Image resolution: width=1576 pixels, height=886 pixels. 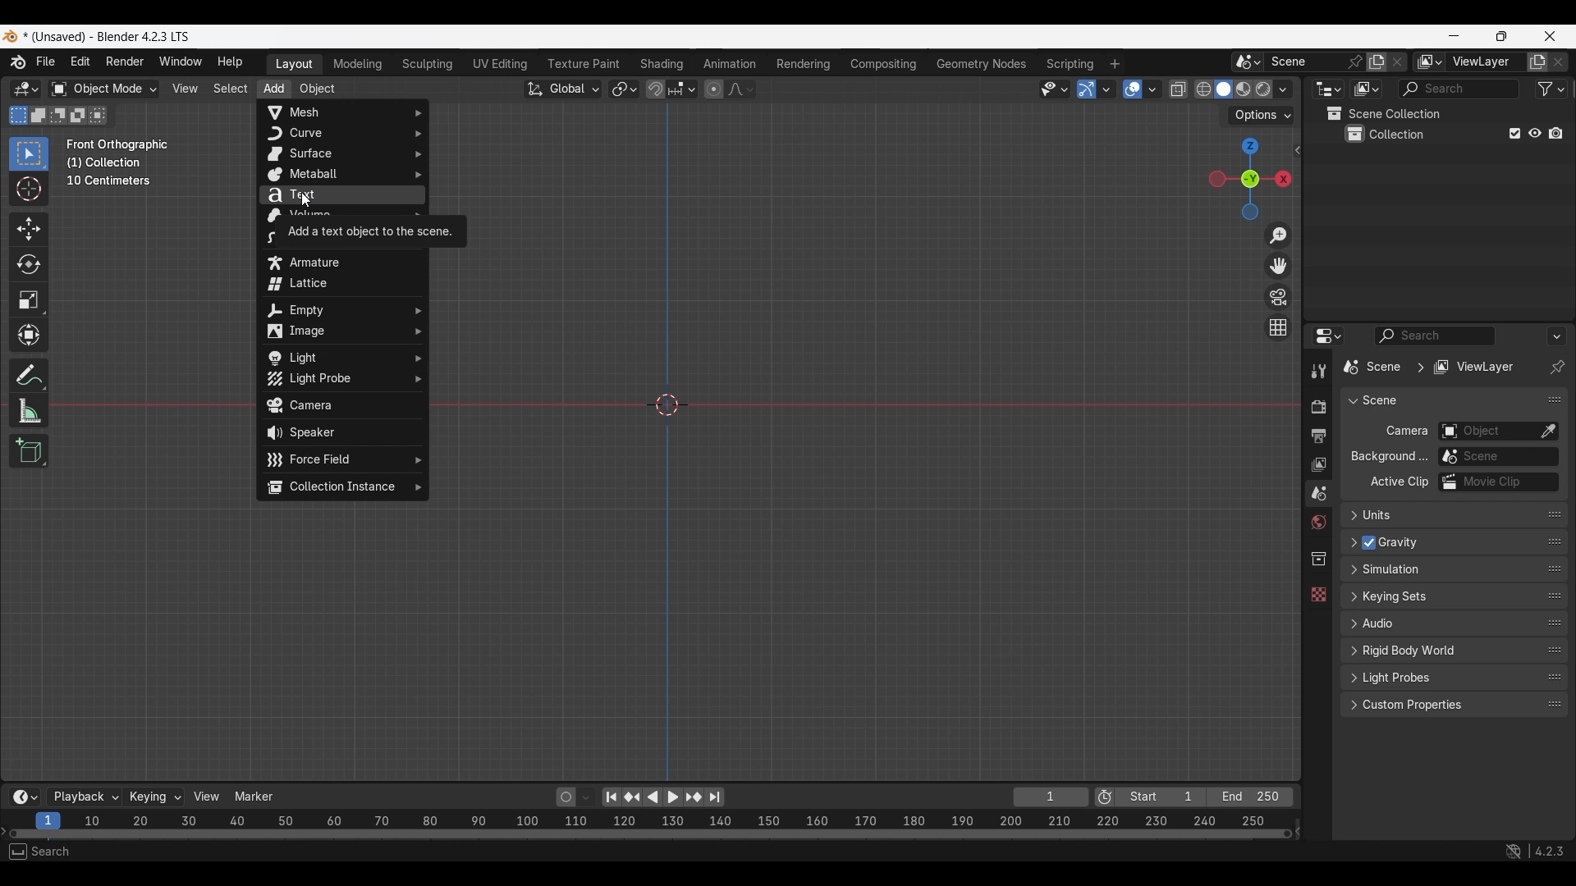 What do you see at coordinates (1551, 35) in the screenshot?
I see `Close interface` at bounding box center [1551, 35].